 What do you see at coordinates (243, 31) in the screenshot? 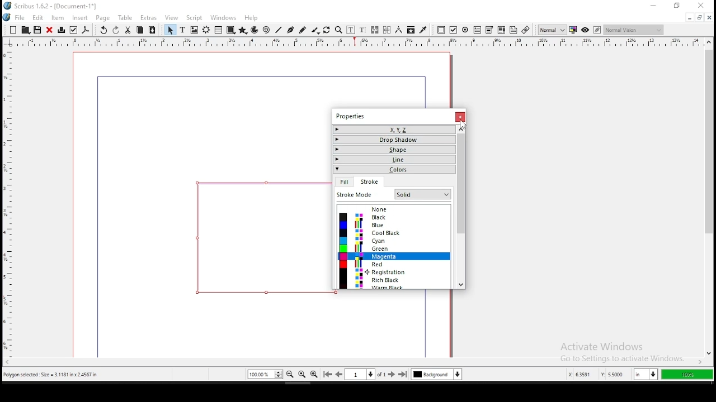
I see `polygon` at bounding box center [243, 31].